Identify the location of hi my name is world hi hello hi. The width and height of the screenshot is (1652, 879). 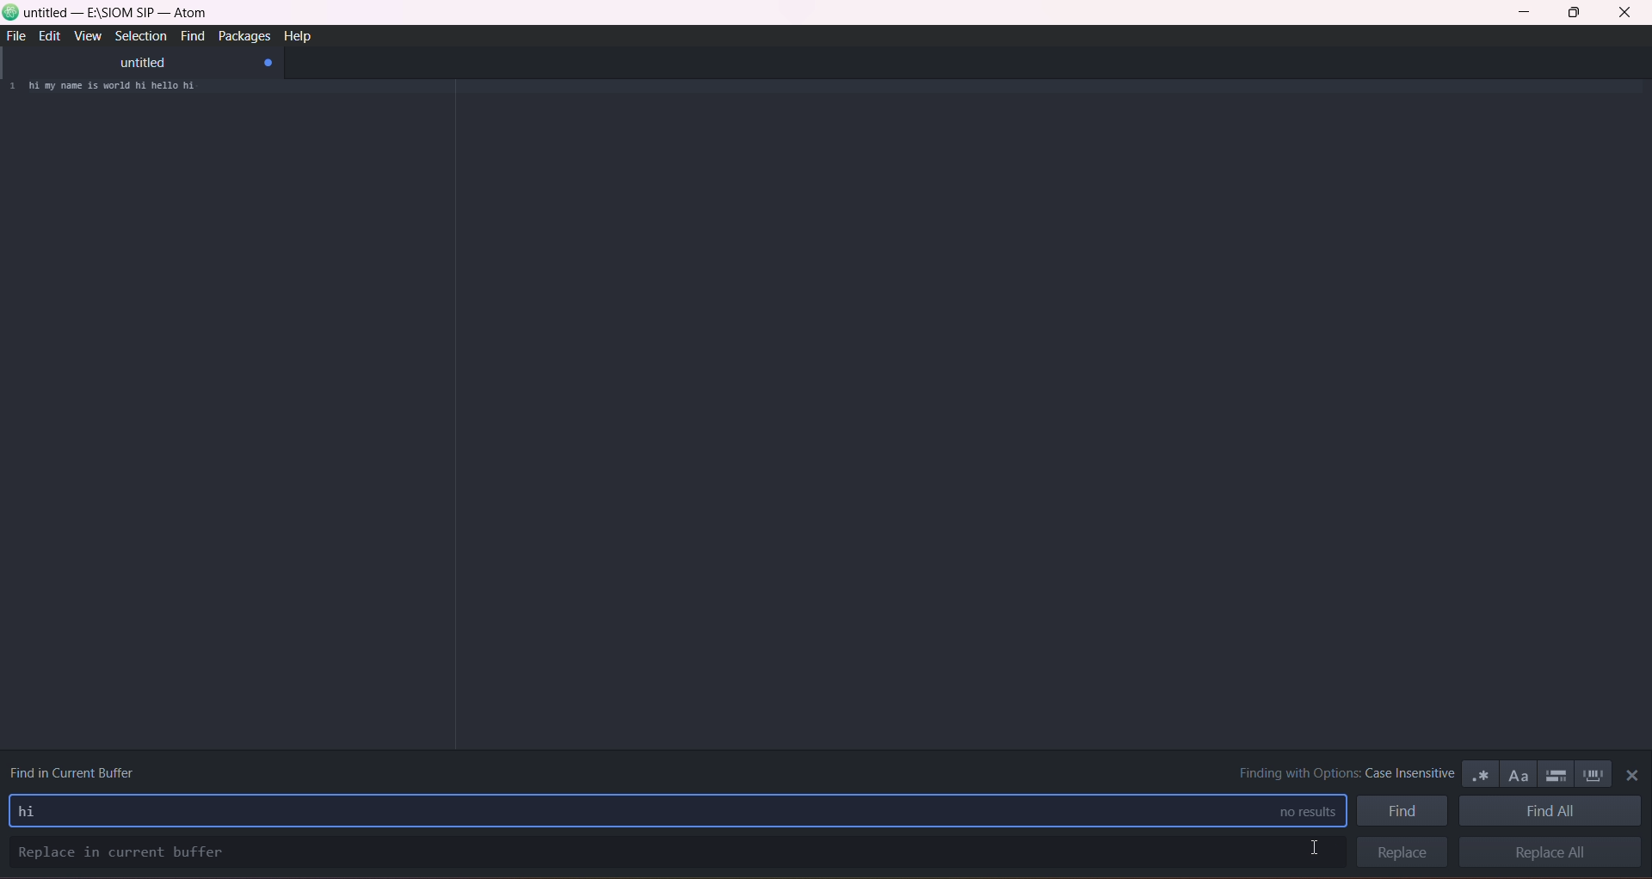
(125, 89).